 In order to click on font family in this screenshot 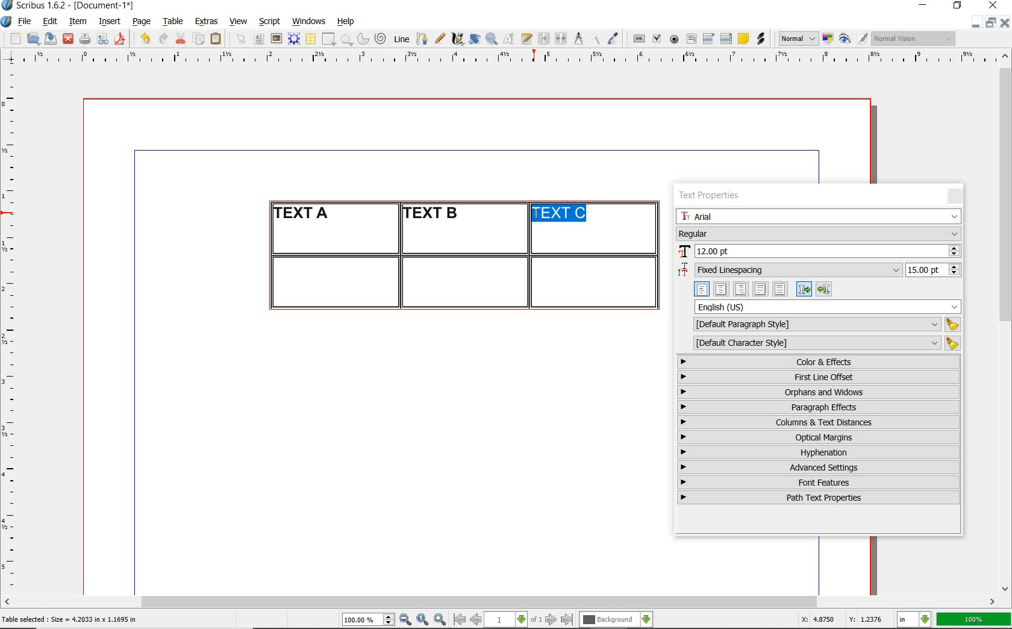, I will do `click(820, 216)`.